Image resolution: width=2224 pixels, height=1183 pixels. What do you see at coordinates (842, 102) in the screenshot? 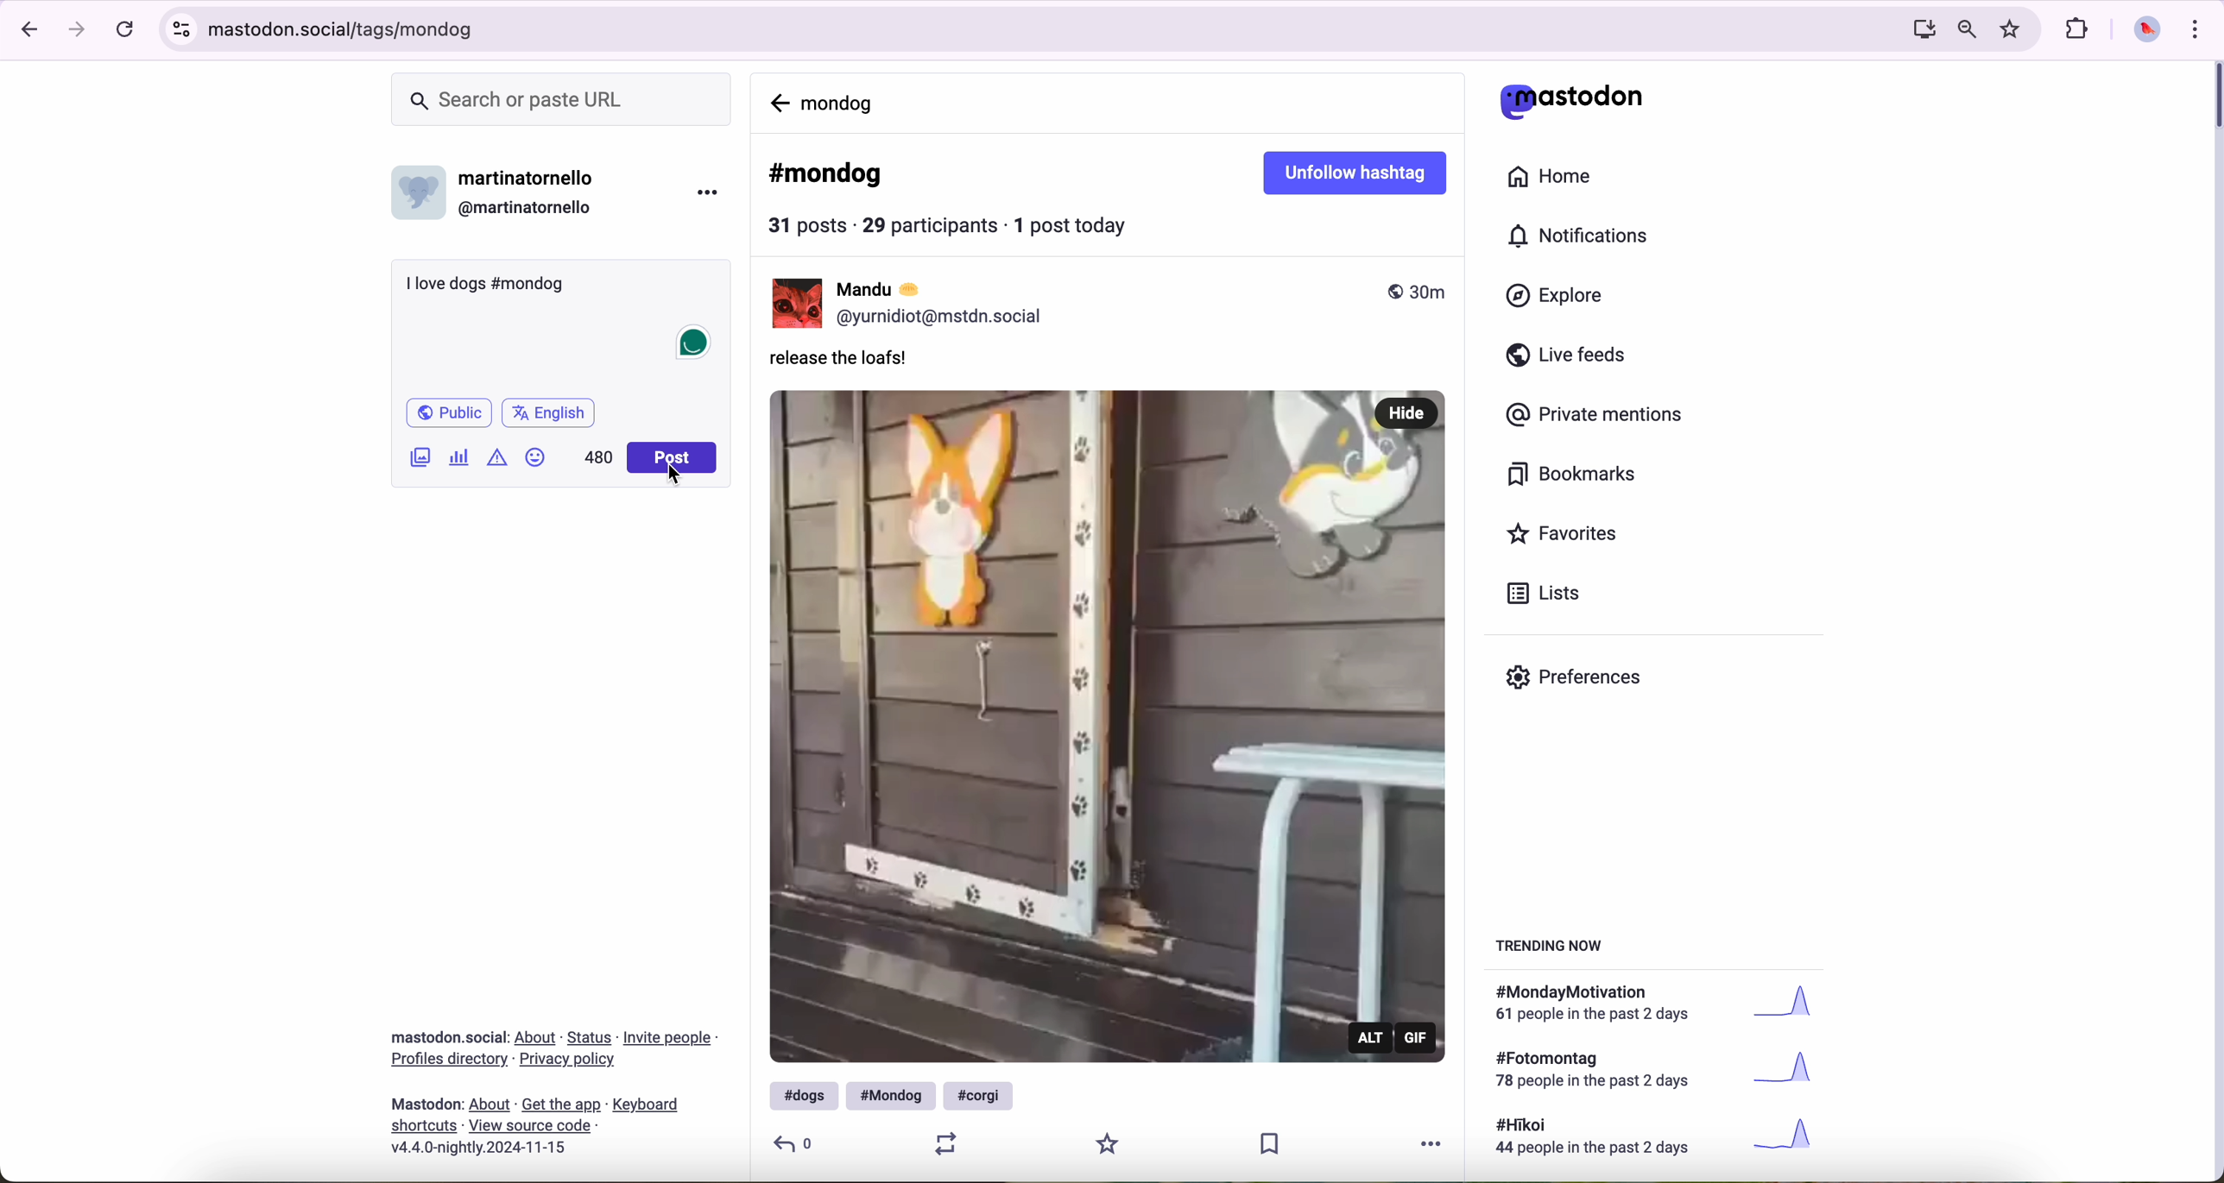
I see `mondog` at bounding box center [842, 102].